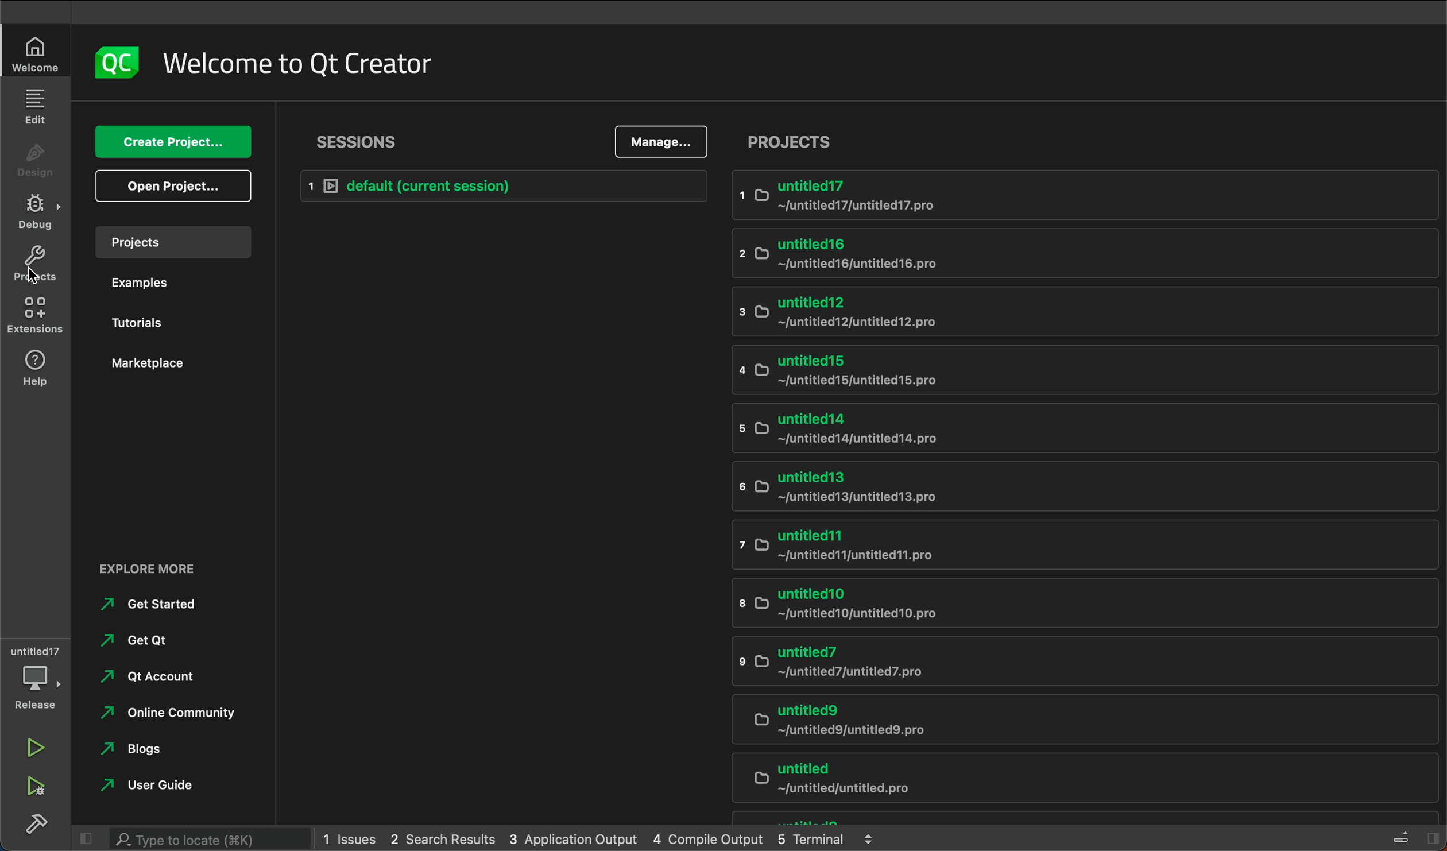  I want to click on user guide, so click(149, 787).